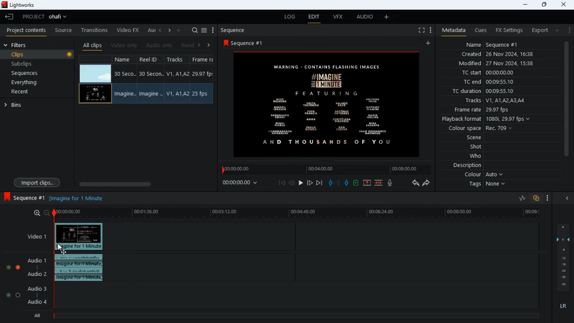  I want to click on audio only, so click(161, 44).